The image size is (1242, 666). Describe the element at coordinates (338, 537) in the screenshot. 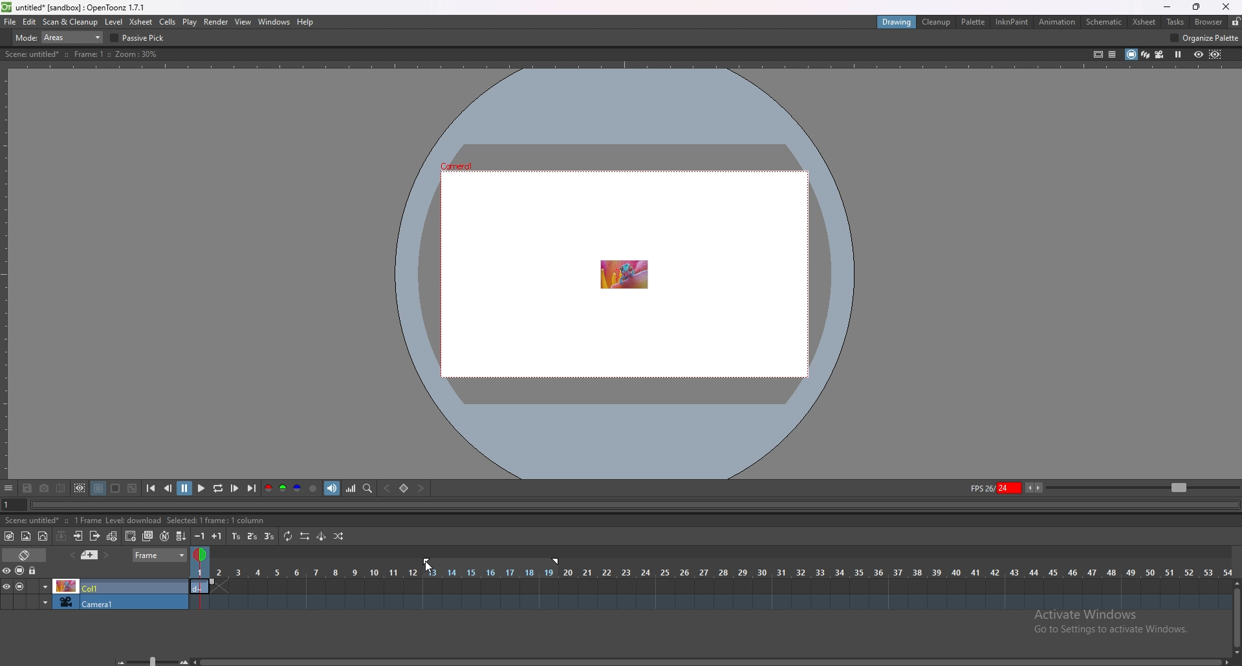

I see `random` at that location.